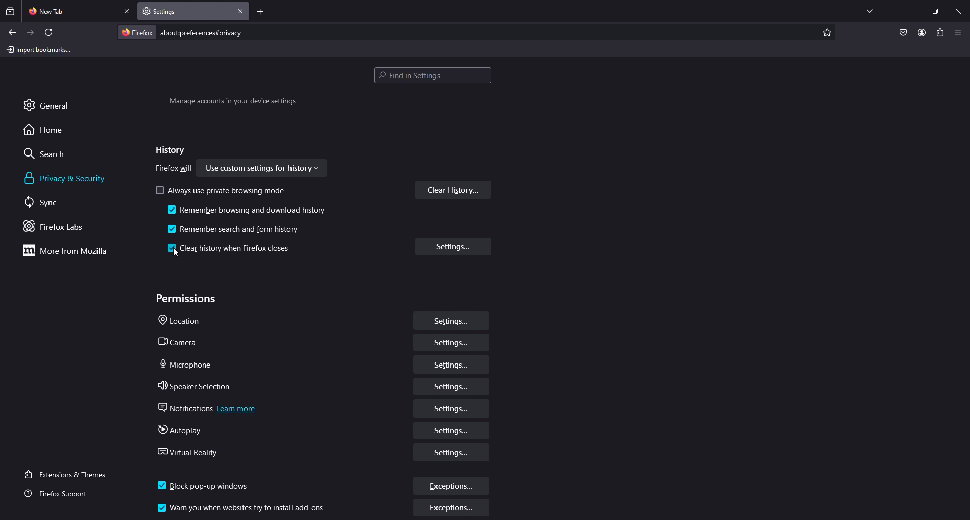  Describe the element at coordinates (128, 12) in the screenshot. I see `close tab` at that location.